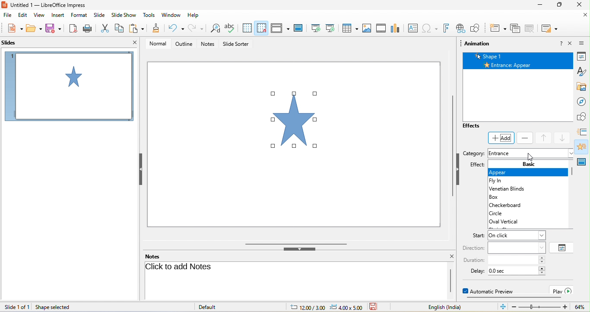  Describe the element at coordinates (193, 16) in the screenshot. I see `help` at that location.